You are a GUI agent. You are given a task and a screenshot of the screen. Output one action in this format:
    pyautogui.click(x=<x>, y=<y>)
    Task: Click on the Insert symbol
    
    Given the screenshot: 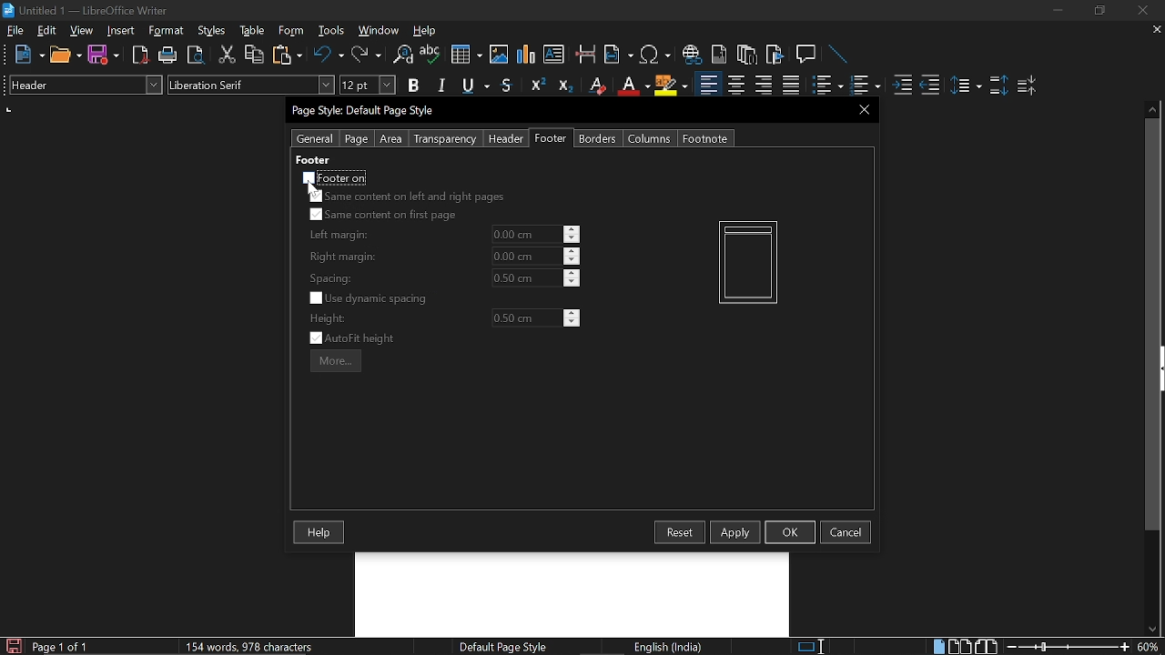 What is the action you would take?
    pyautogui.click(x=657, y=55)
    